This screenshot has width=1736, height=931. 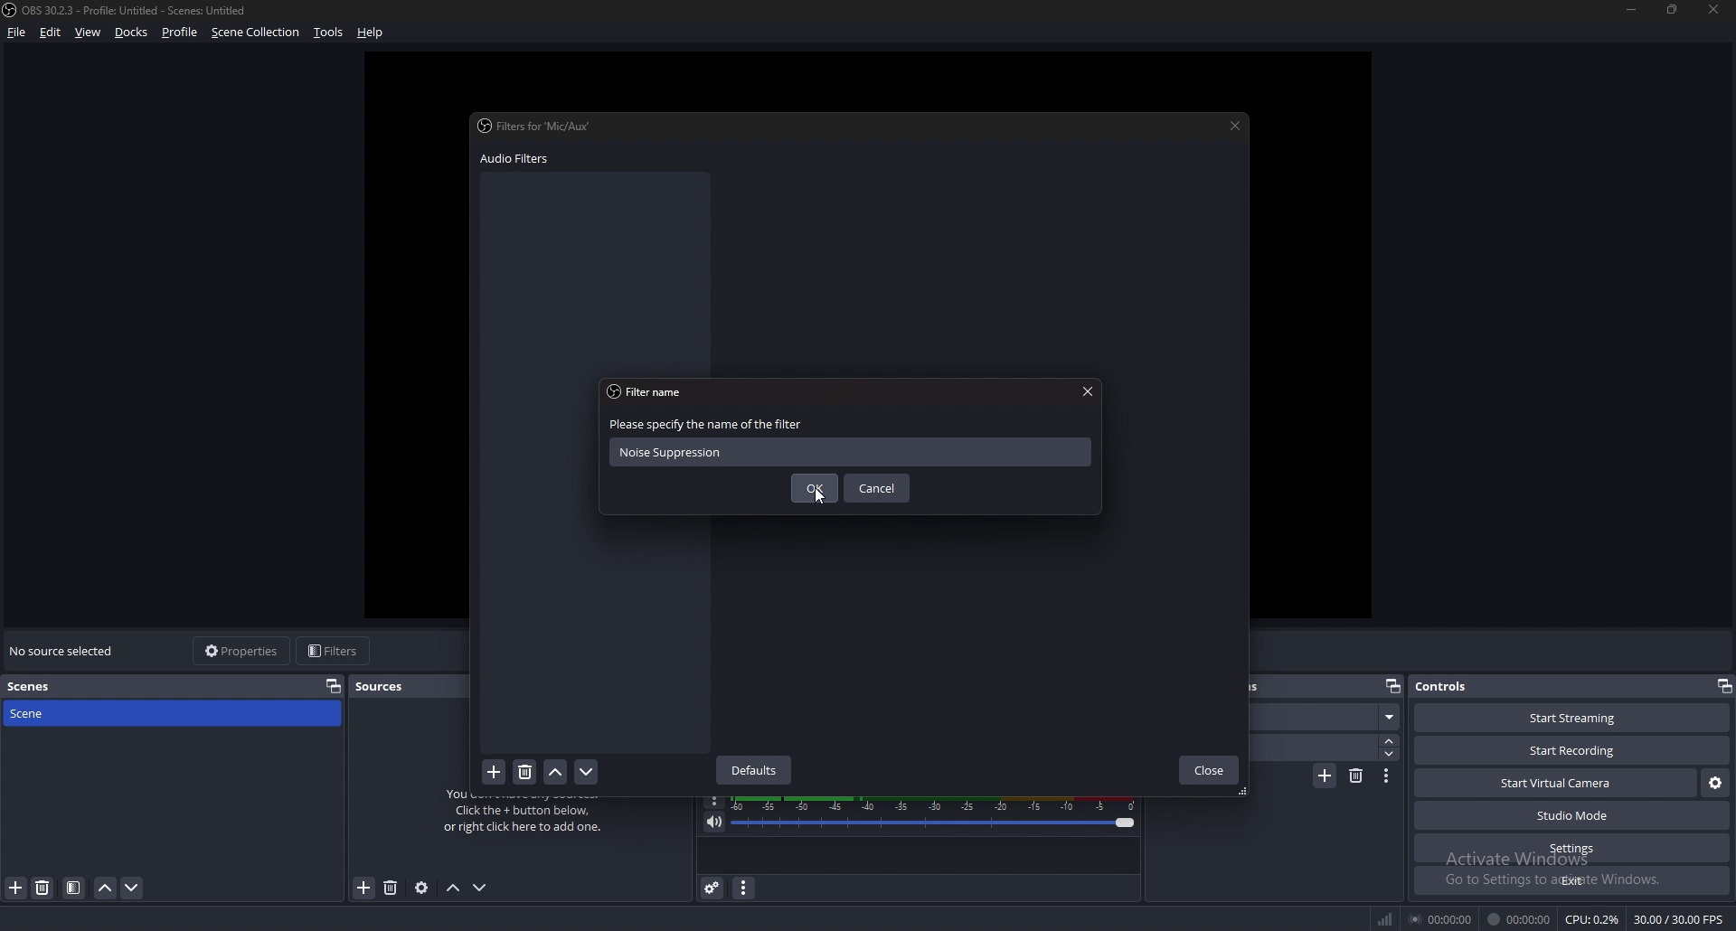 What do you see at coordinates (1209, 770) in the screenshot?
I see `close` at bounding box center [1209, 770].